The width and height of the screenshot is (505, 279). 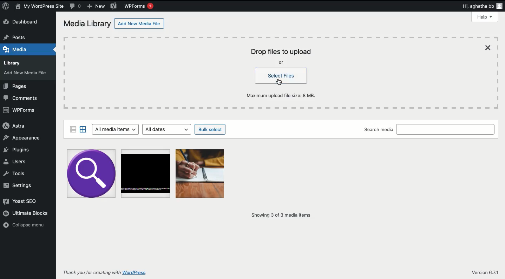 What do you see at coordinates (485, 17) in the screenshot?
I see `Help` at bounding box center [485, 17].